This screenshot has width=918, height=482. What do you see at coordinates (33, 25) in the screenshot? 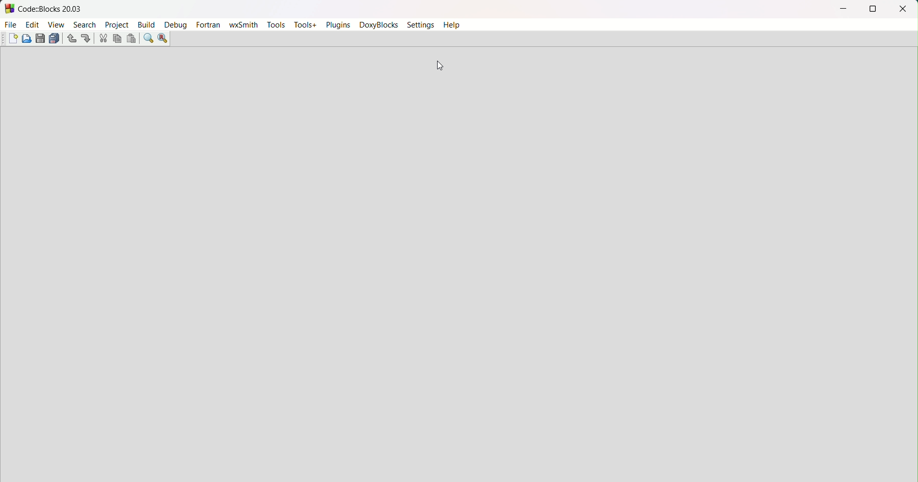
I see `edit` at bounding box center [33, 25].